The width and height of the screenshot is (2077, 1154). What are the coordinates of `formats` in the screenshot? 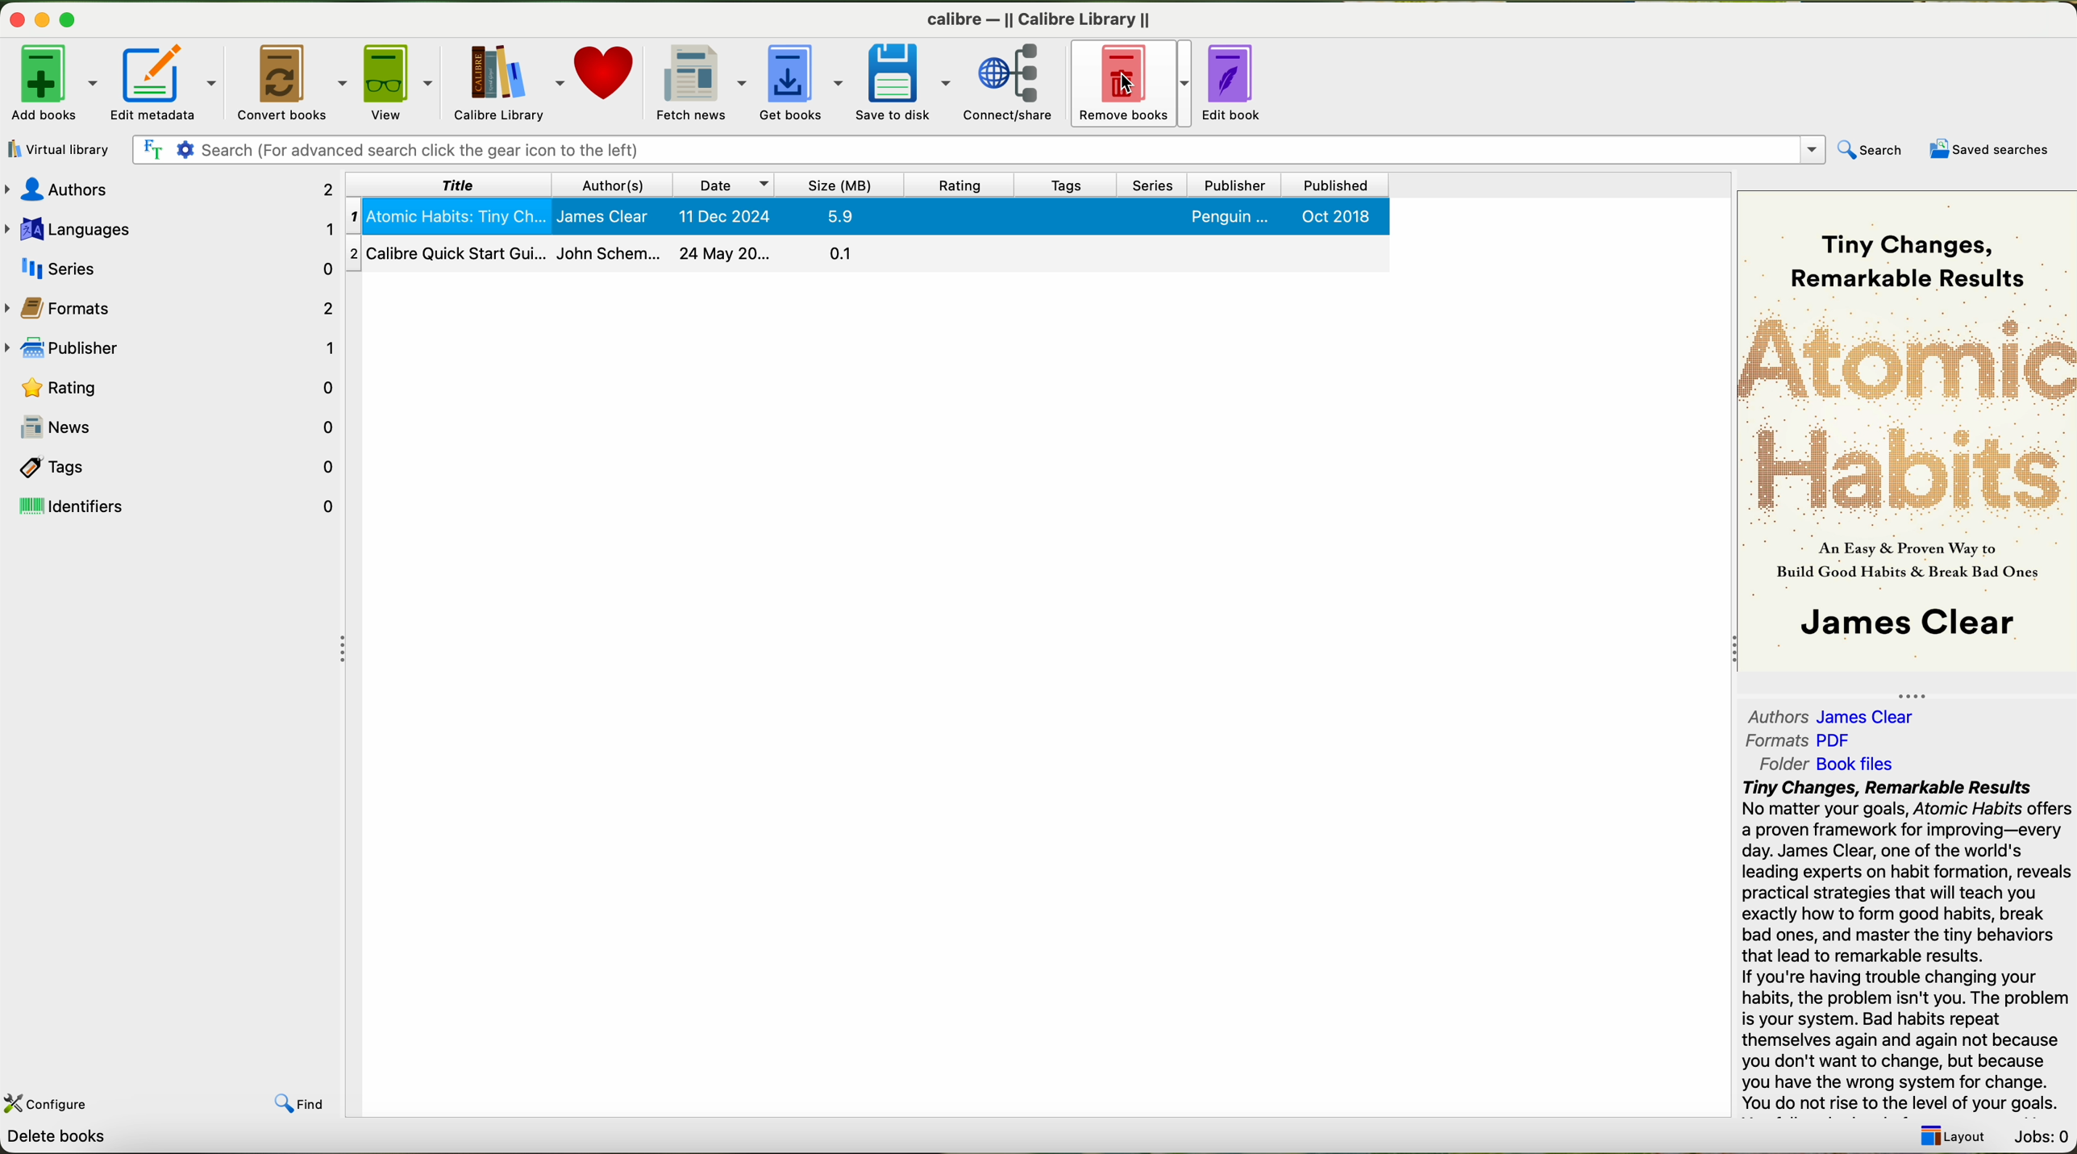 It's located at (177, 306).